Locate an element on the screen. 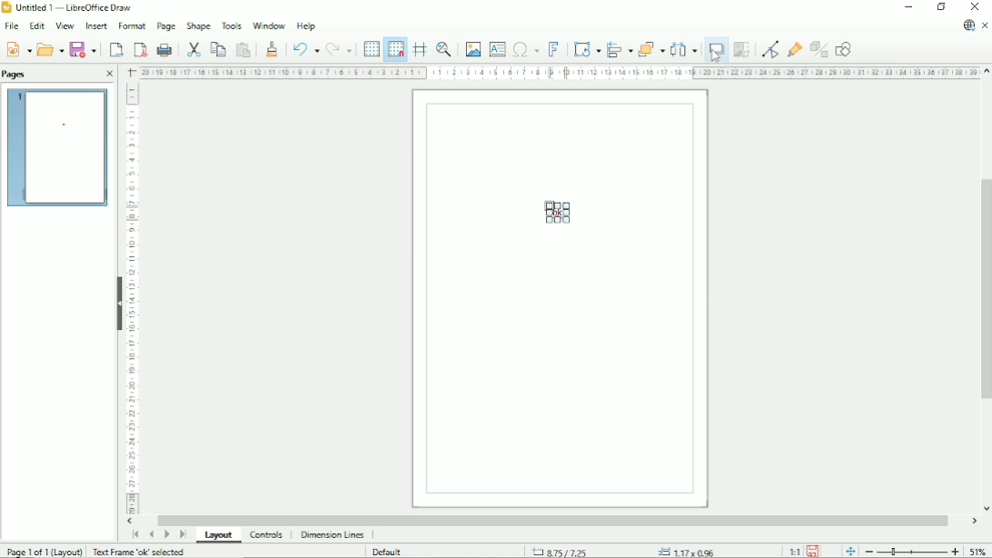 This screenshot has height=558, width=992. Vertical scroll button is located at coordinates (986, 72).